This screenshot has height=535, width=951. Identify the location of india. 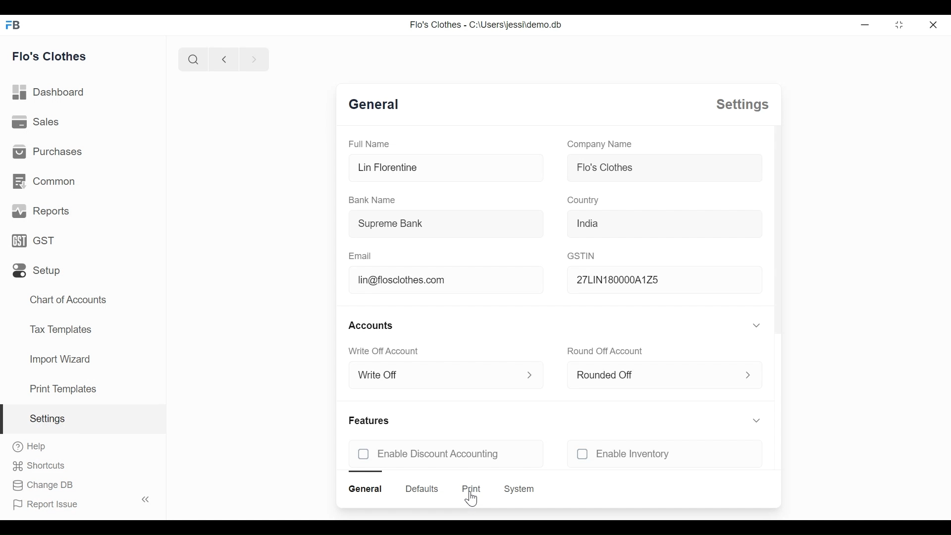
(665, 223).